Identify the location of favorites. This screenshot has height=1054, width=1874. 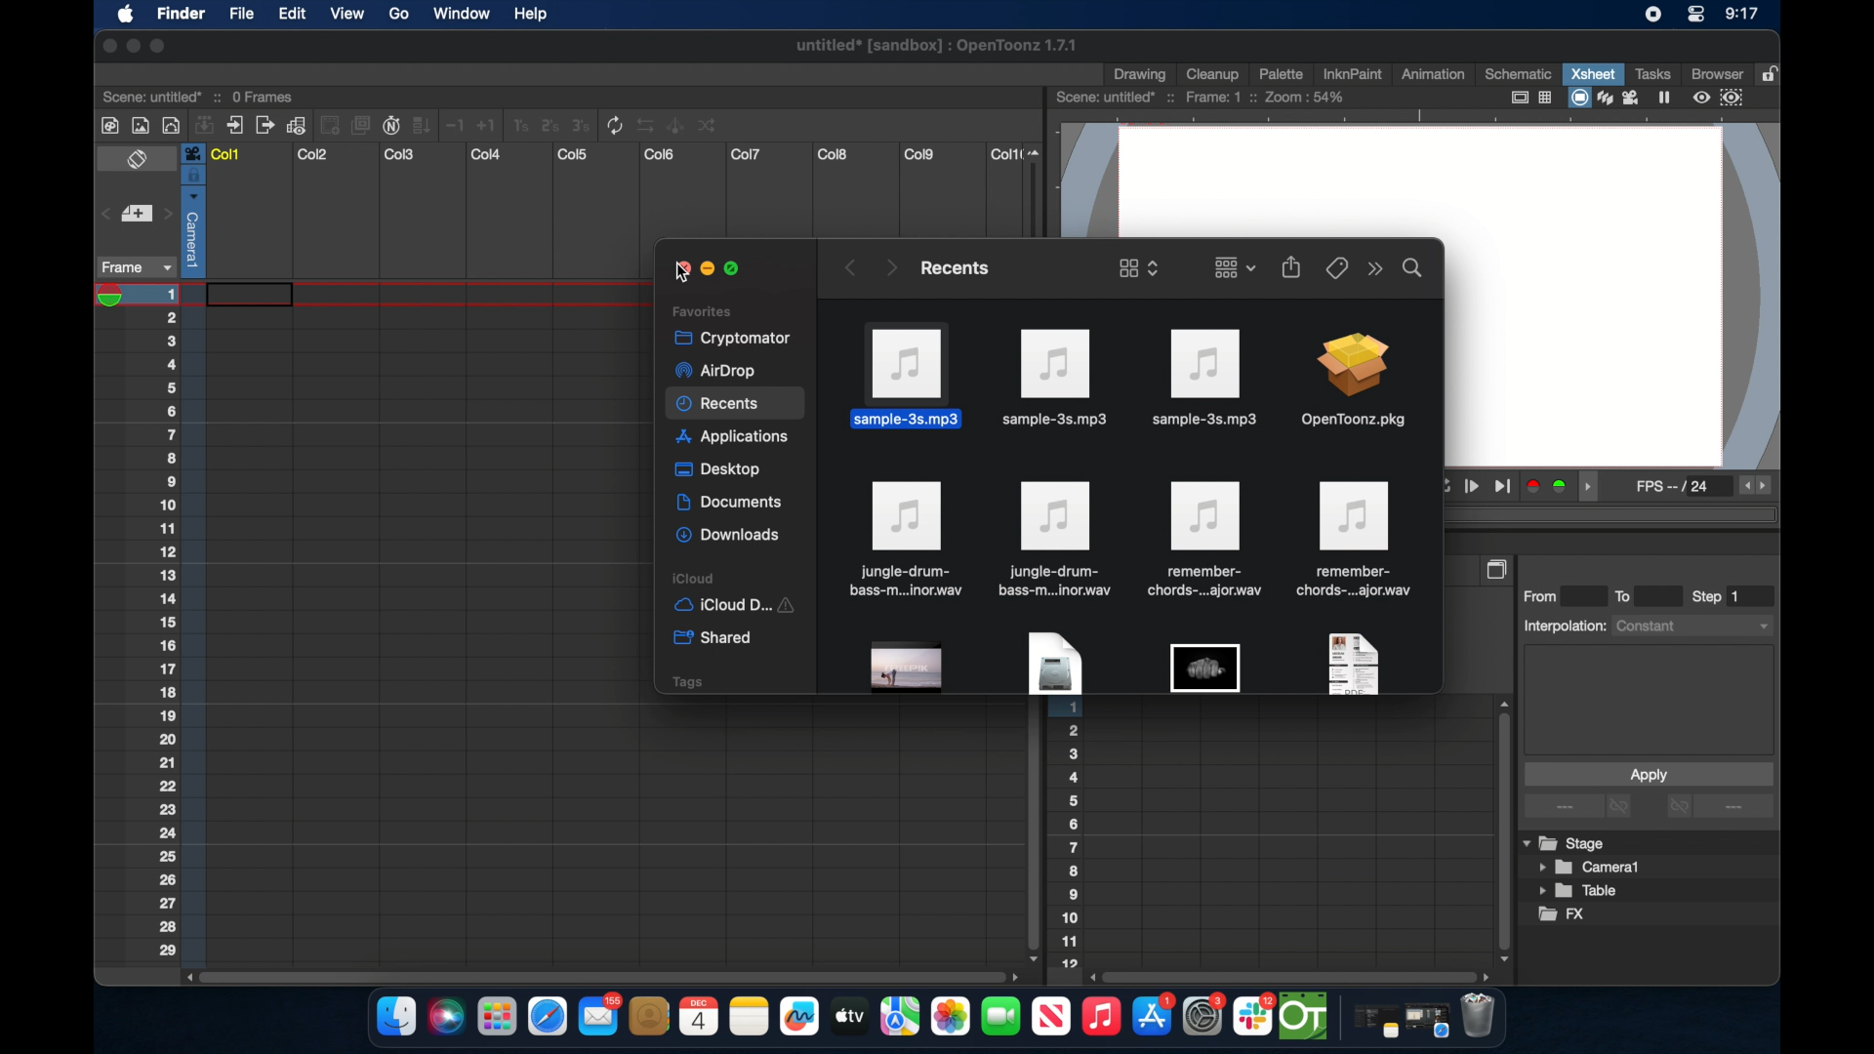
(702, 310).